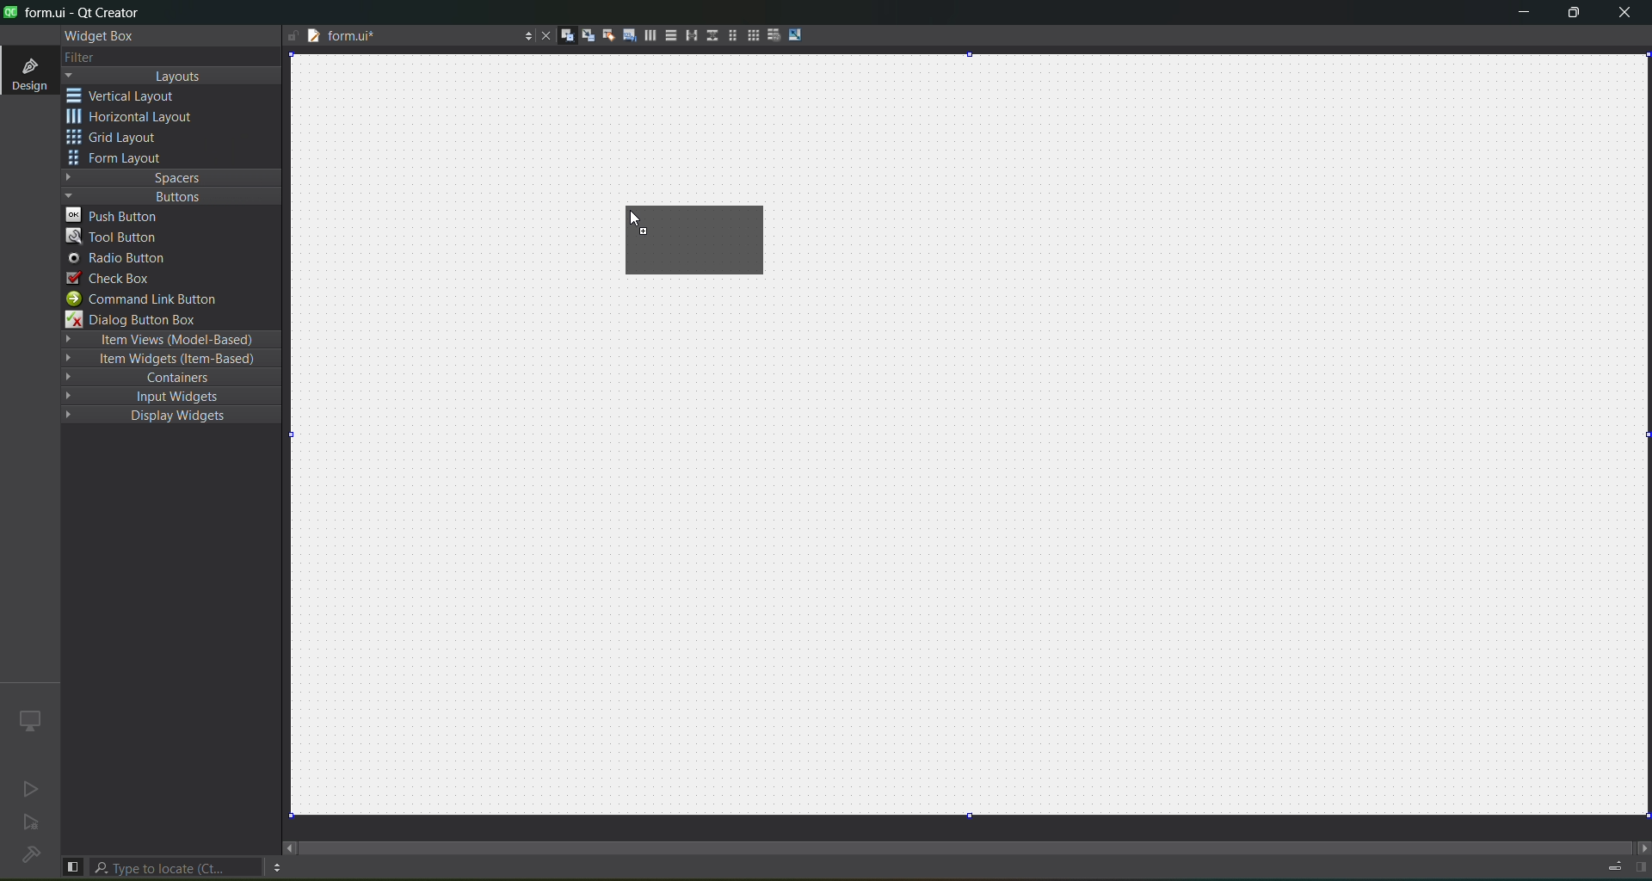 The height and width of the screenshot is (881, 1652). I want to click on vertical layout, so click(669, 35).